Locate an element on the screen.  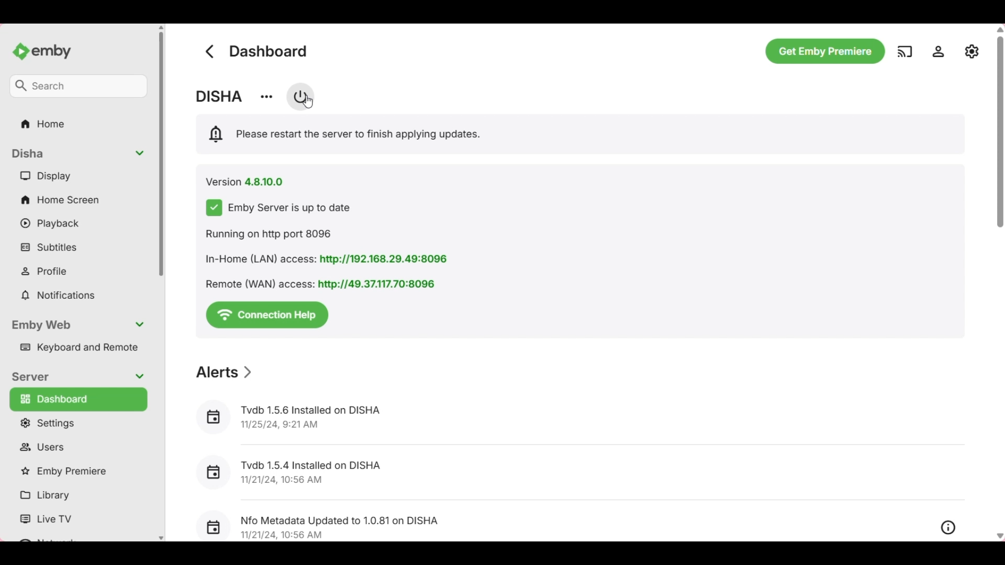
Go back is located at coordinates (209, 51).